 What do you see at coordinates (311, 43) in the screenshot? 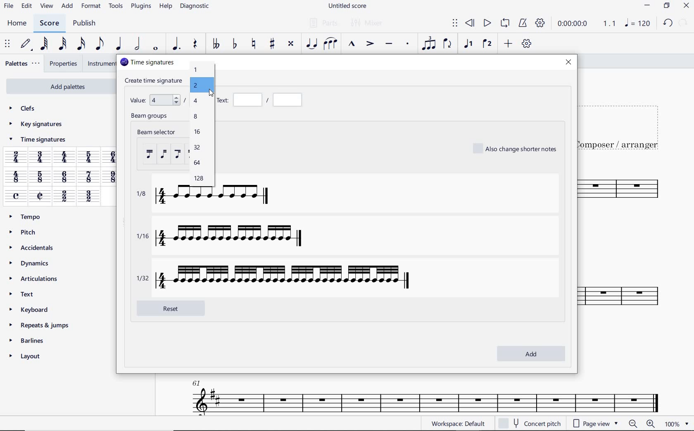
I see `TIE` at bounding box center [311, 43].